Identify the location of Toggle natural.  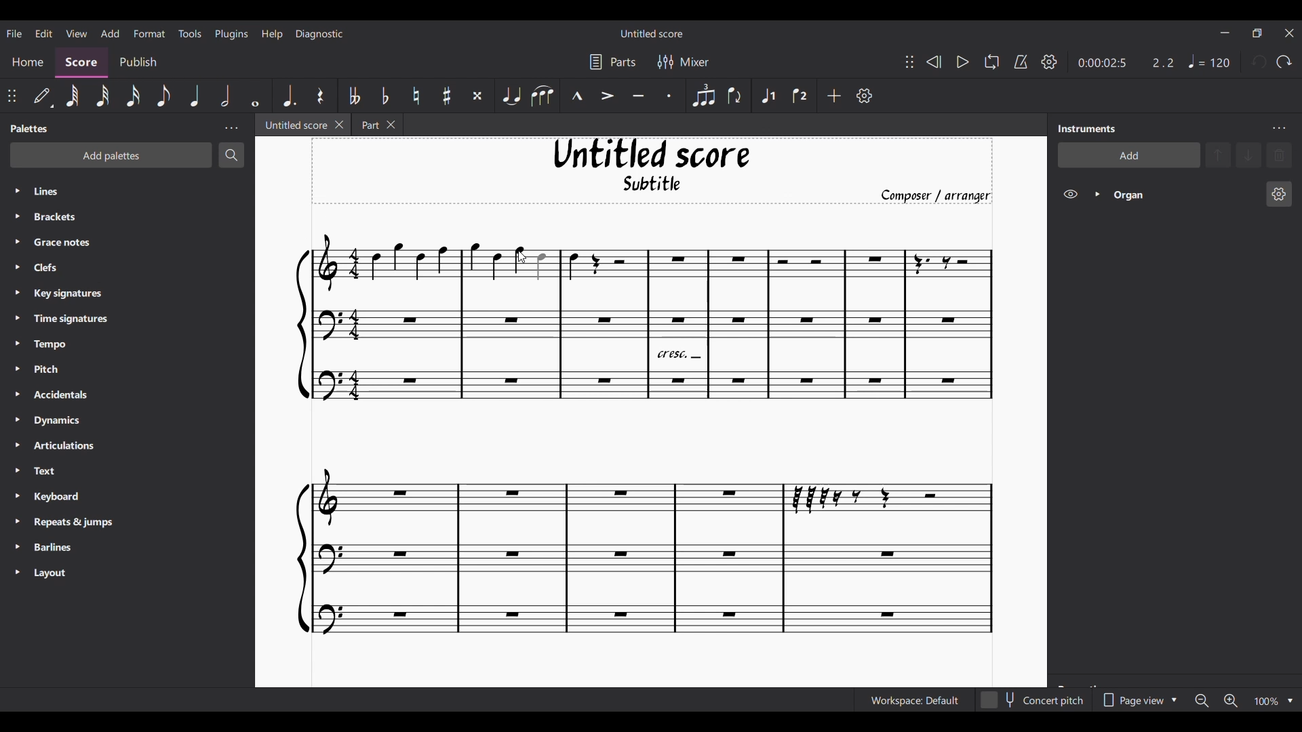
(416, 96).